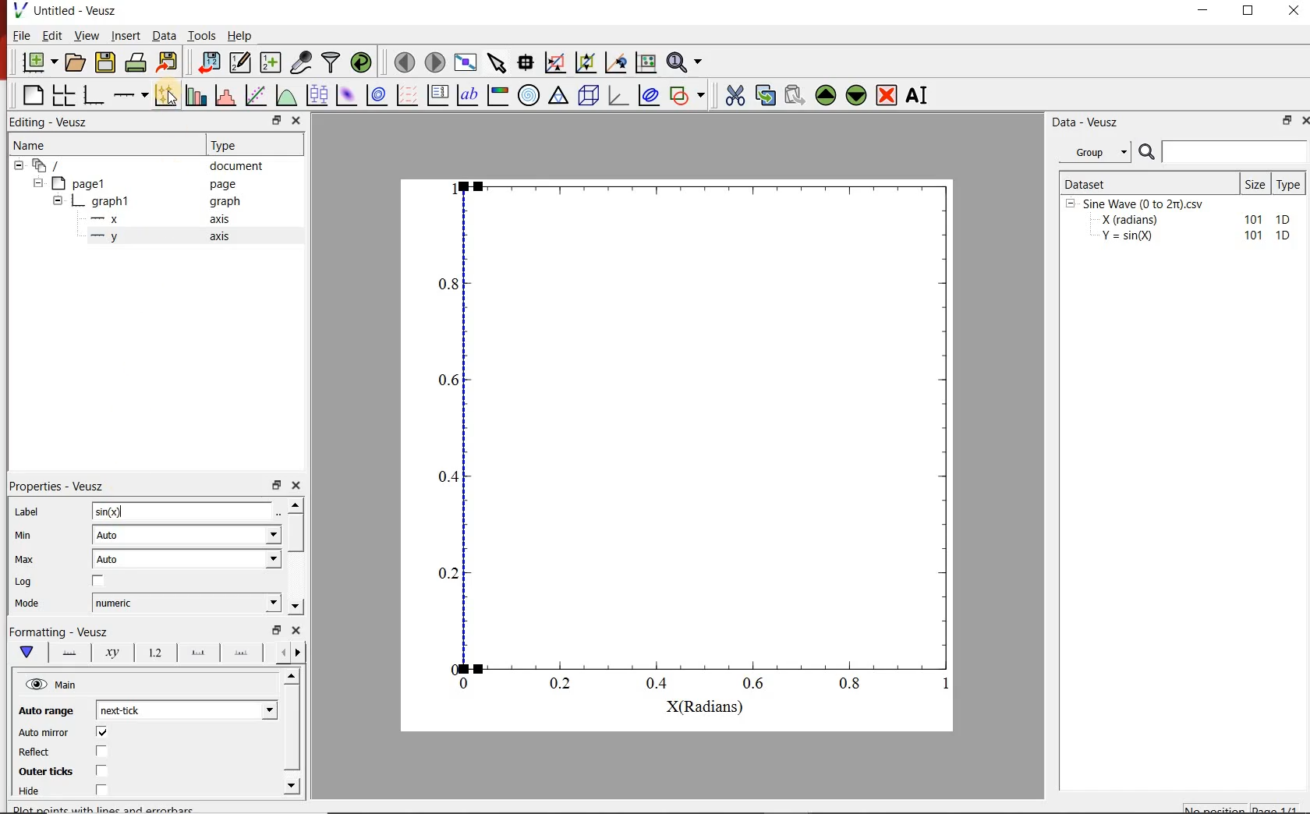 The image size is (1310, 814). What do you see at coordinates (887, 95) in the screenshot?
I see `remove` at bounding box center [887, 95].